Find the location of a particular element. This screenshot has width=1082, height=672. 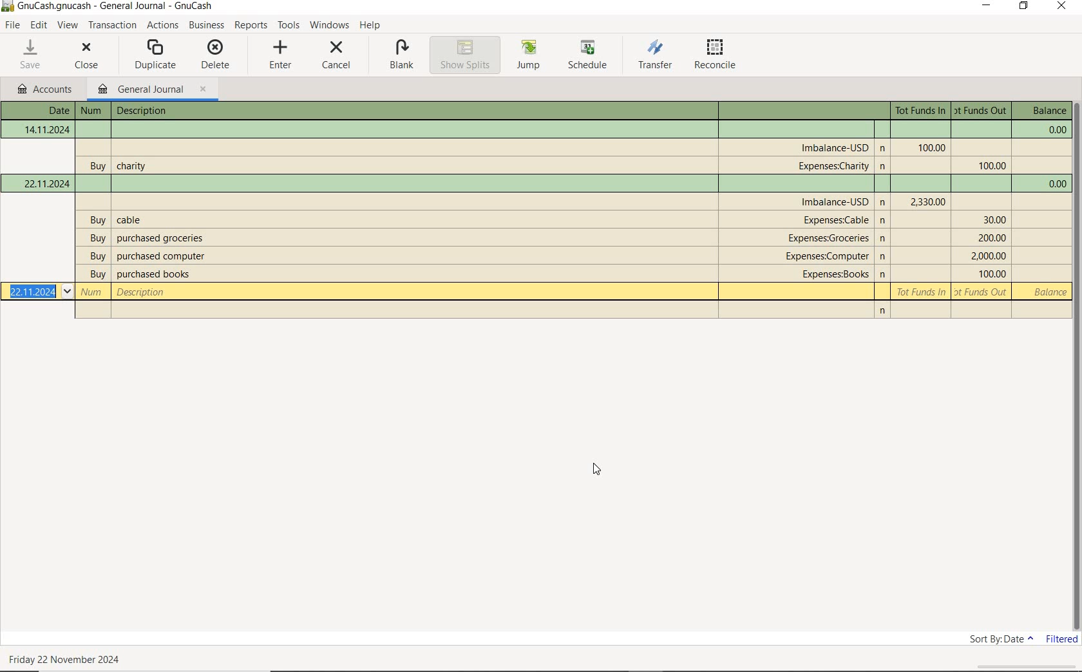

Tot Funds Out is located at coordinates (992, 238).